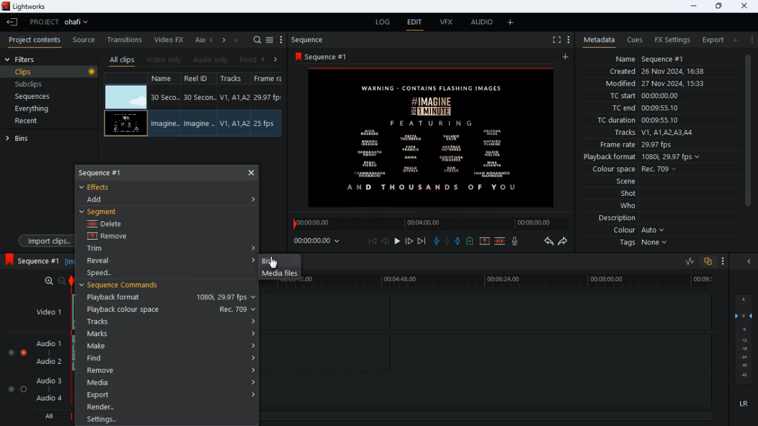  What do you see at coordinates (103, 211) in the screenshot?
I see `segment` at bounding box center [103, 211].